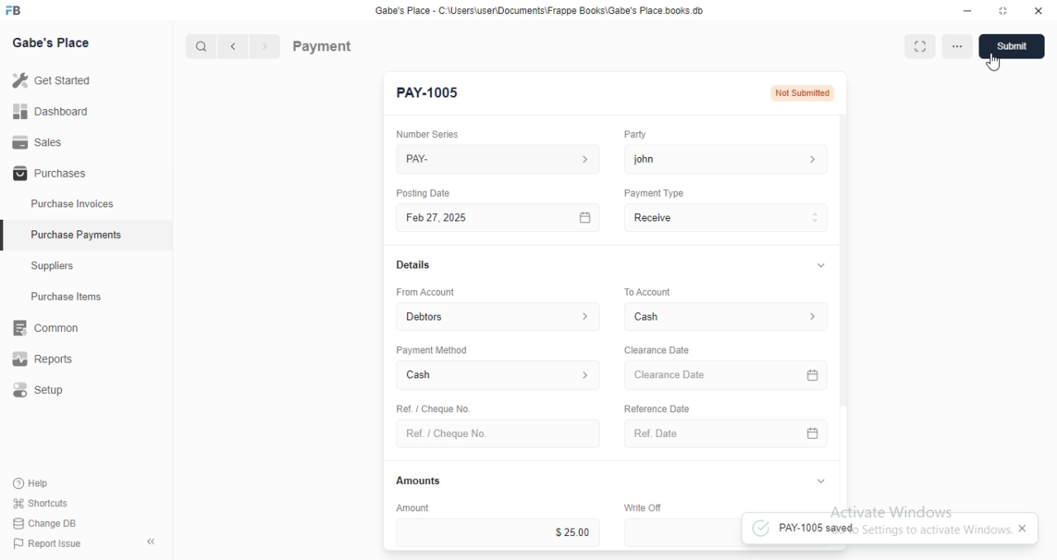 The image size is (1057, 560). What do you see at coordinates (421, 134) in the screenshot?
I see `Number Series` at bounding box center [421, 134].